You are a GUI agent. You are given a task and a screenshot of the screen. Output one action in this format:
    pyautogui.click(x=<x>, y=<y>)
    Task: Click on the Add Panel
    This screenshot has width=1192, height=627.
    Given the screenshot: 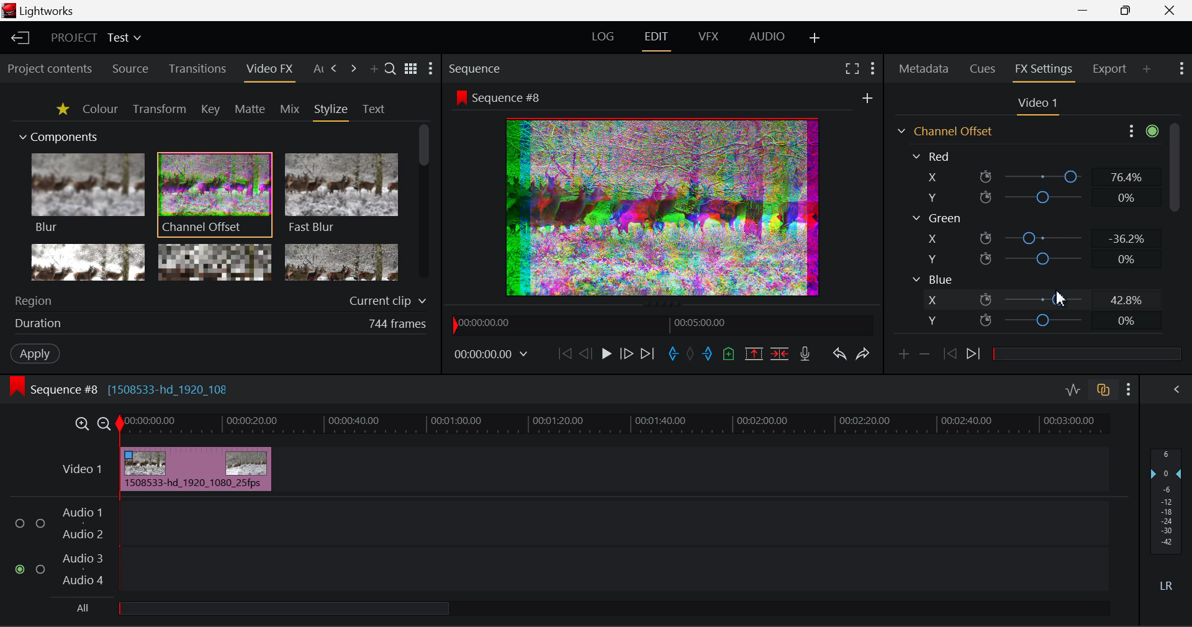 What is the action you would take?
    pyautogui.click(x=1146, y=70)
    